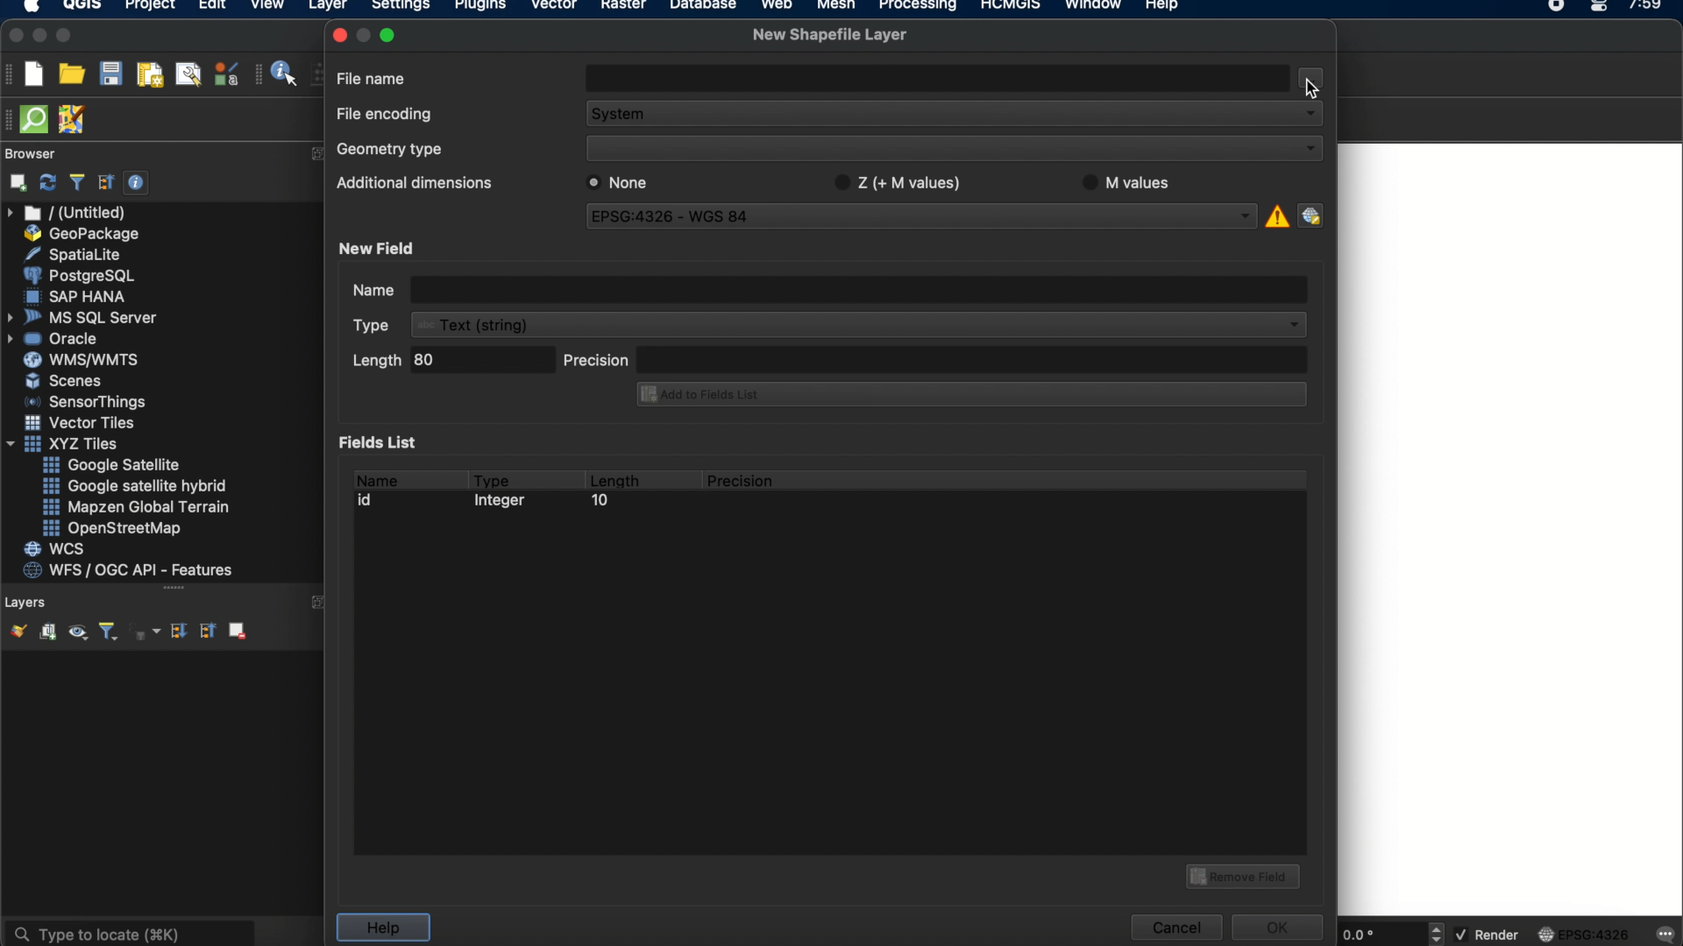 This screenshot has height=946, width=1683. I want to click on style manager, so click(227, 74).